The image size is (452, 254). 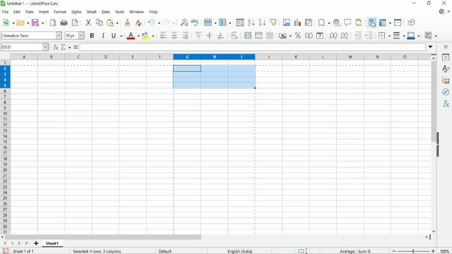 What do you see at coordinates (92, 11) in the screenshot?
I see `Sheet` at bounding box center [92, 11].